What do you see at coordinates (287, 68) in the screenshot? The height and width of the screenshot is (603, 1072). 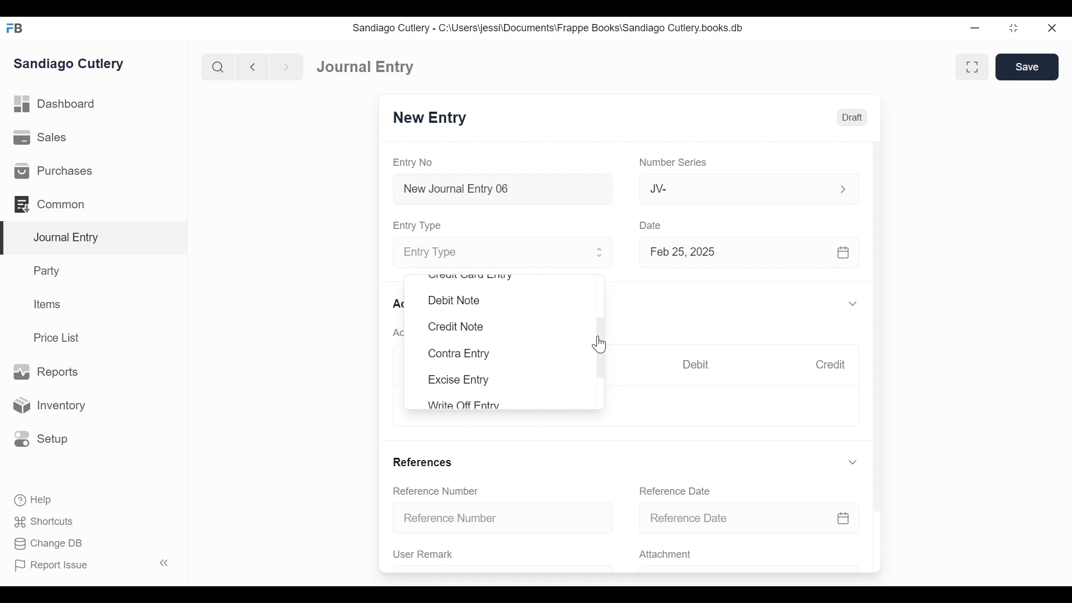 I see `Navigate Forward` at bounding box center [287, 68].